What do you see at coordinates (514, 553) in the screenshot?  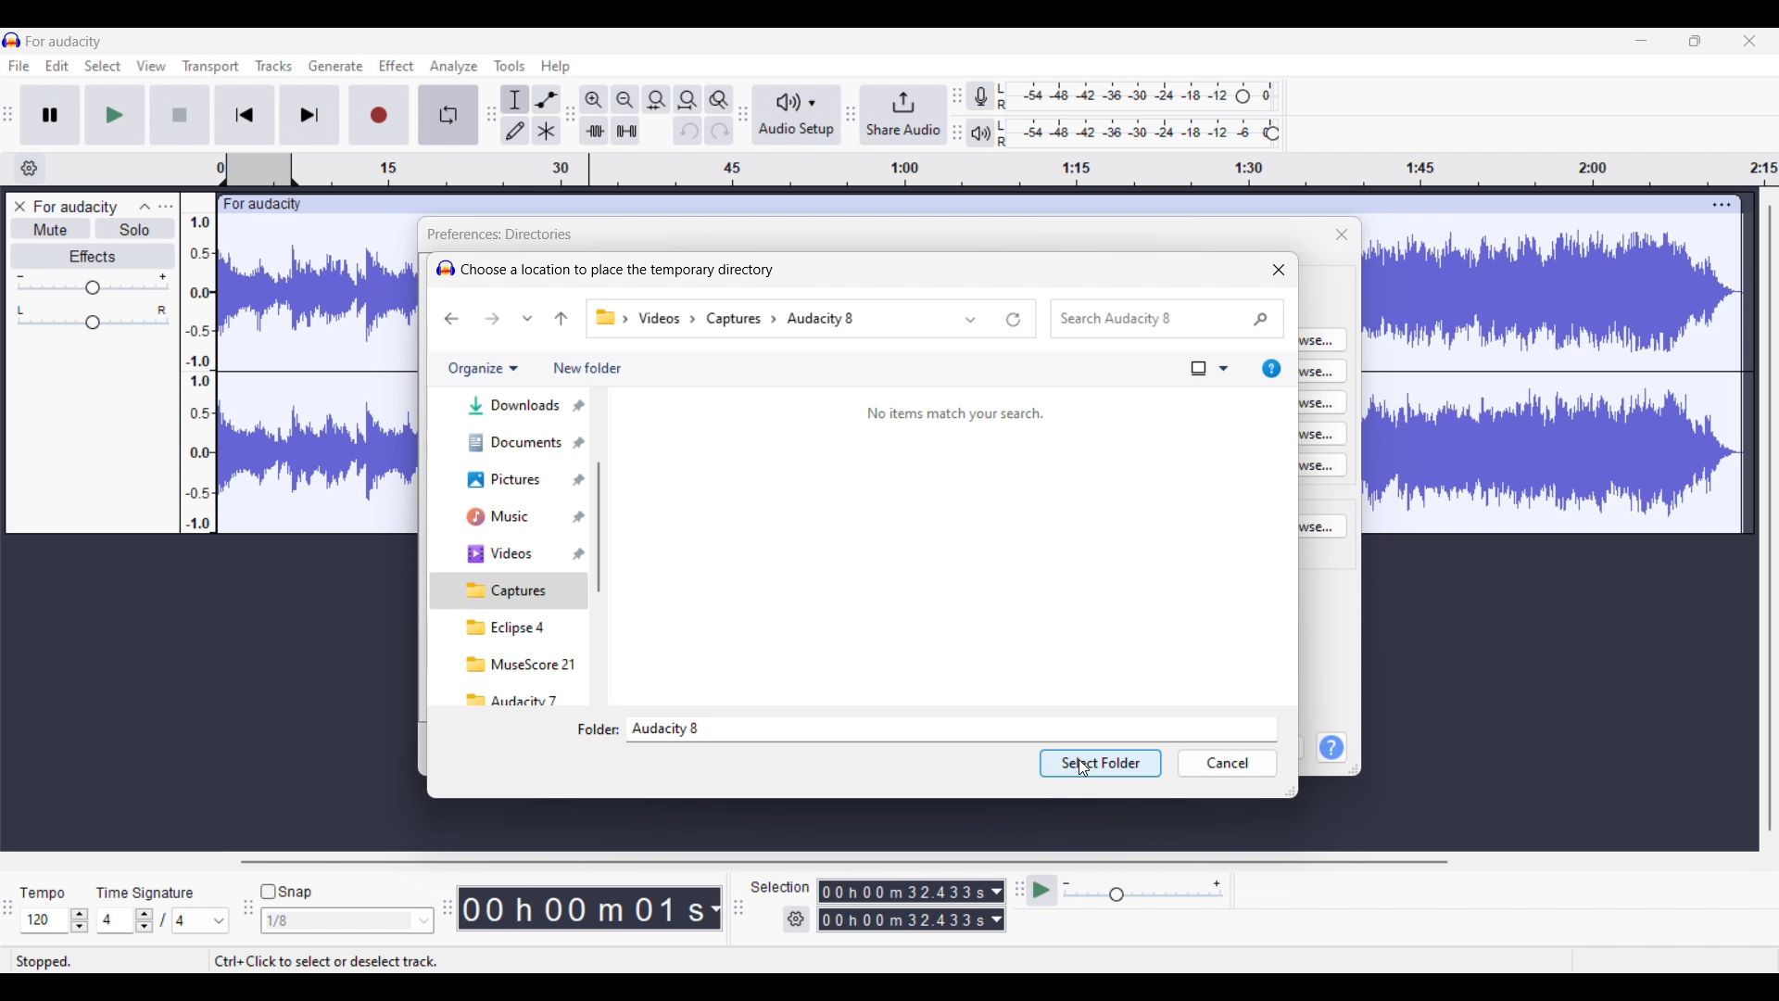 I see `Videos` at bounding box center [514, 553].